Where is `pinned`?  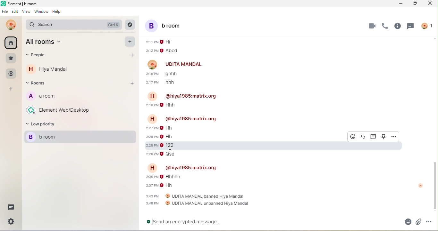 pinned is located at coordinates (384, 137).